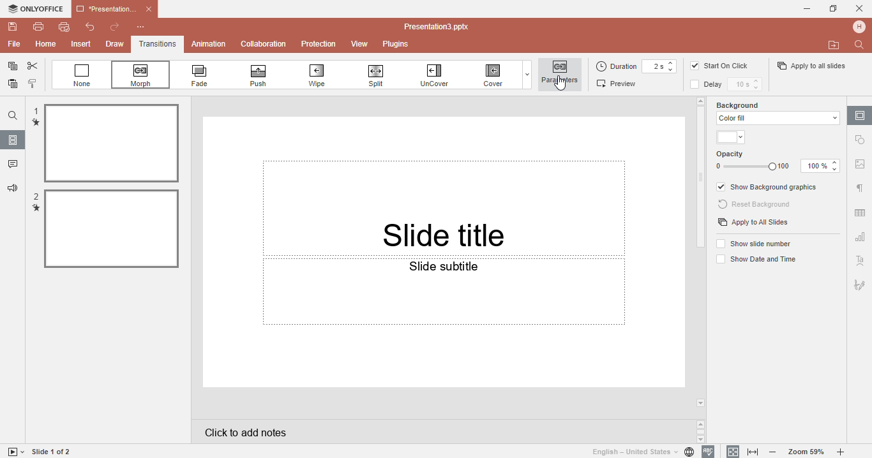  What do you see at coordinates (776, 453) in the screenshot?
I see `Zoom out` at bounding box center [776, 453].